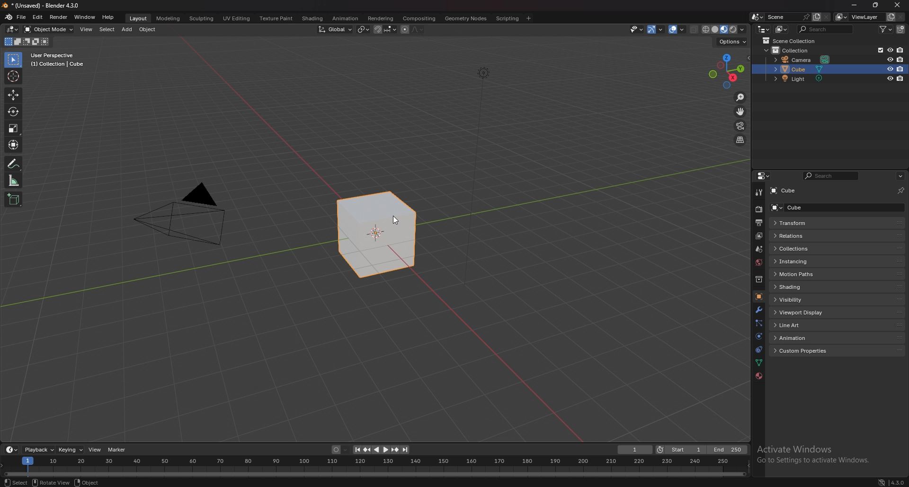  What do you see at coordinates (898, 6) in the screenshot?
I see `close` at bounding box center [898, 6].